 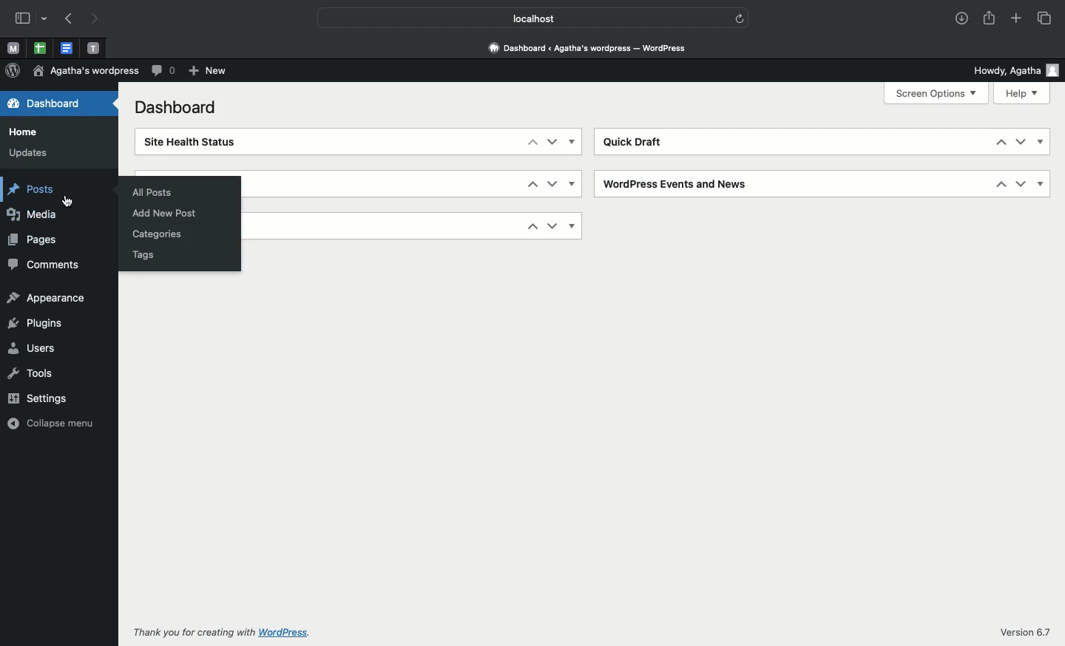 I want to click on Add new tab, so click(x=1017, y=19).